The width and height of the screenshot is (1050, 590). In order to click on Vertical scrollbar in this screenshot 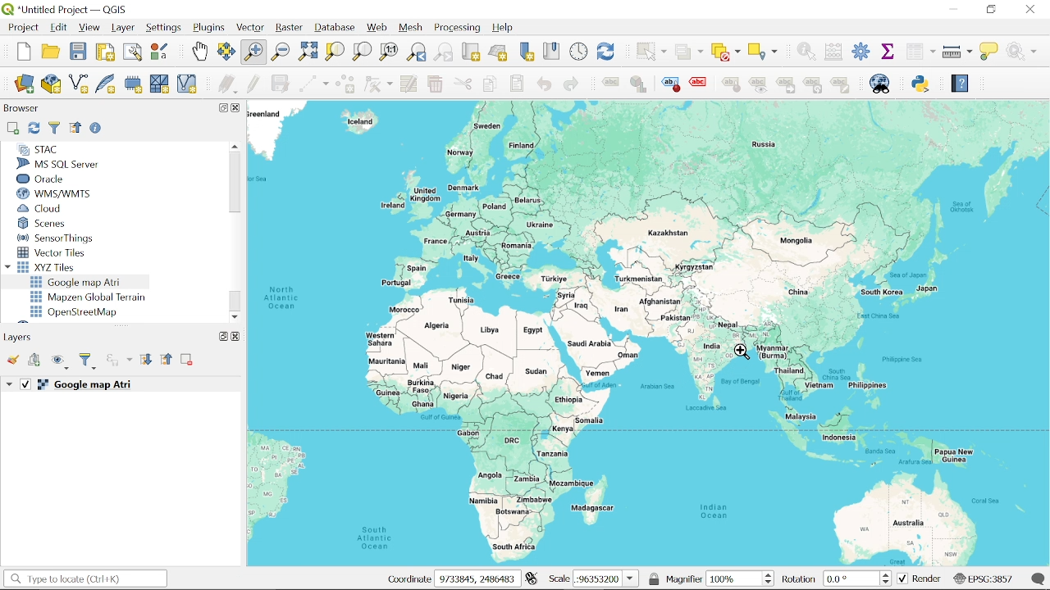, I will do `click(234, 184)`.